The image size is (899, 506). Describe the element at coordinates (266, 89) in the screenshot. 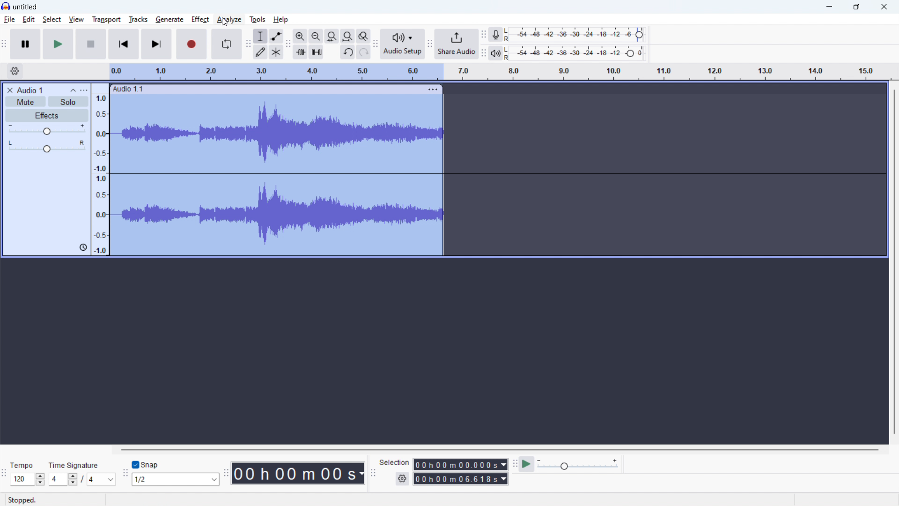

I see `click to move` at that location.